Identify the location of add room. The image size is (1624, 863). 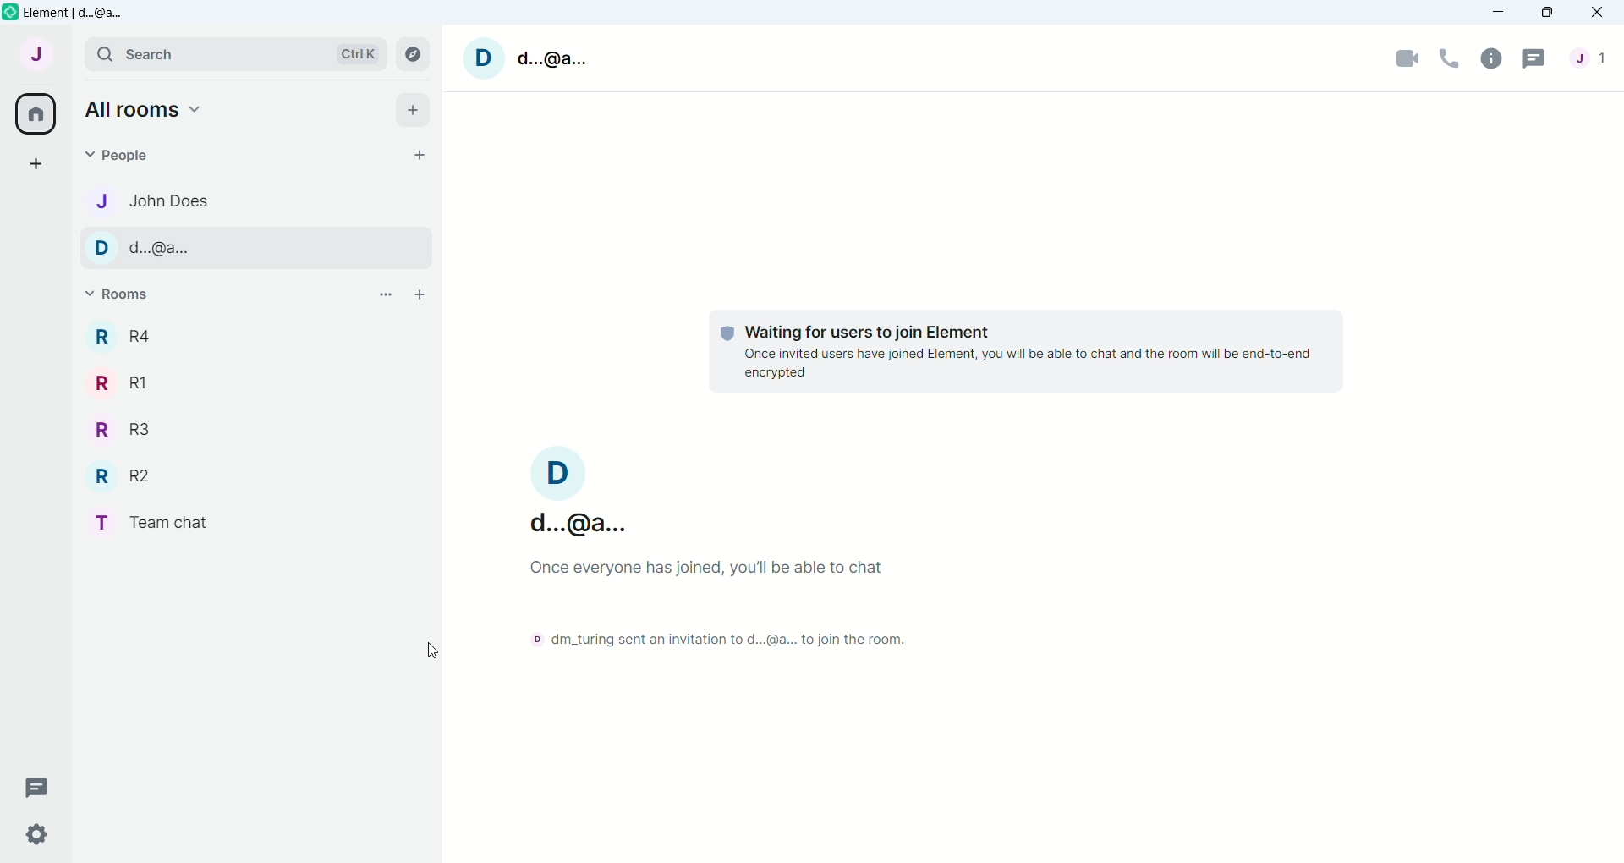
(420, 295).